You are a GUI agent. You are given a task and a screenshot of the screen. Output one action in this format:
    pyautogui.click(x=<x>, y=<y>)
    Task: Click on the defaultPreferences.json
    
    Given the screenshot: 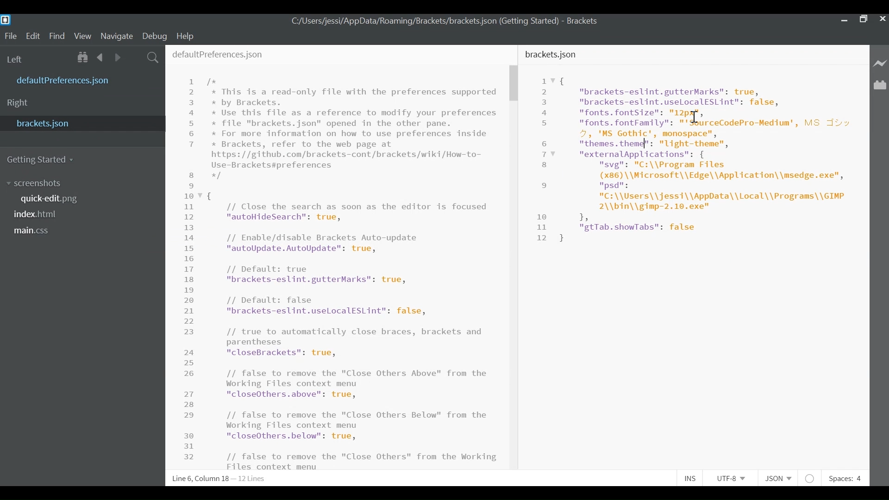 What is the action you would take?
    pyautogui.click(x=217, y=53)
    